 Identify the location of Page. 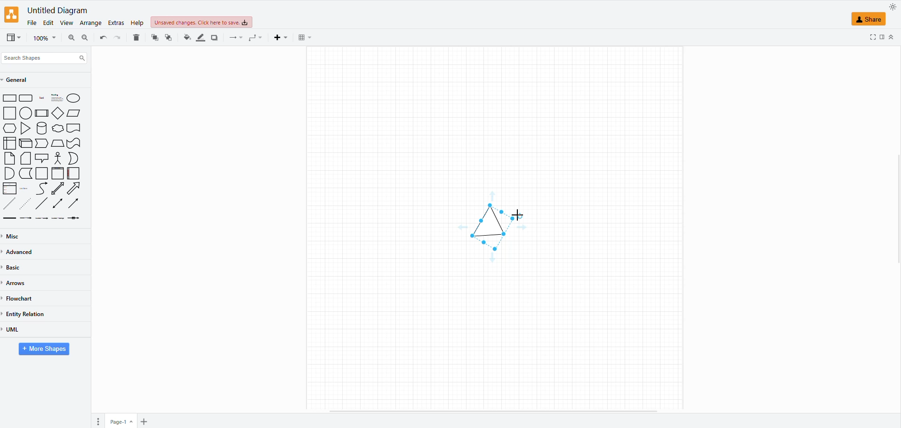
(42, 174).